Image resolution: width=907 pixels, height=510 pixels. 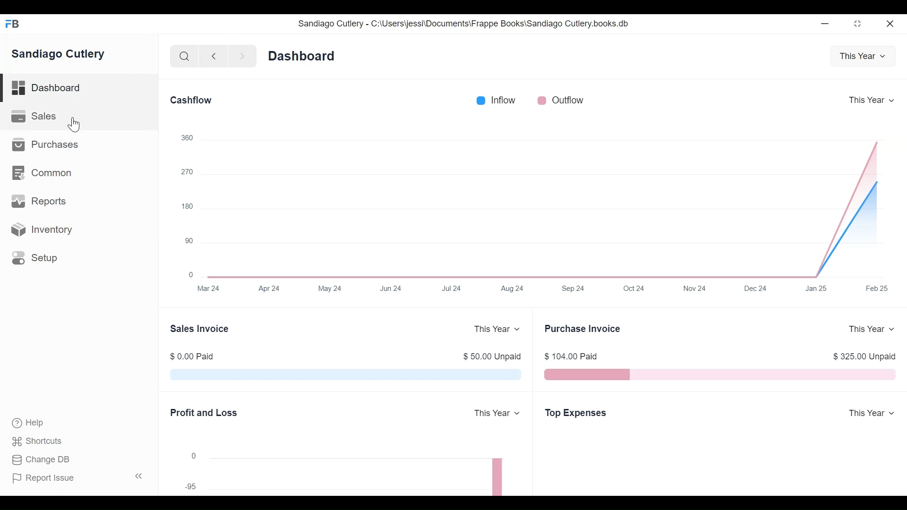 What do you see at coordinates (35, 257) in the screenshot?
I see `Setup` at bounding box center [35, 257].